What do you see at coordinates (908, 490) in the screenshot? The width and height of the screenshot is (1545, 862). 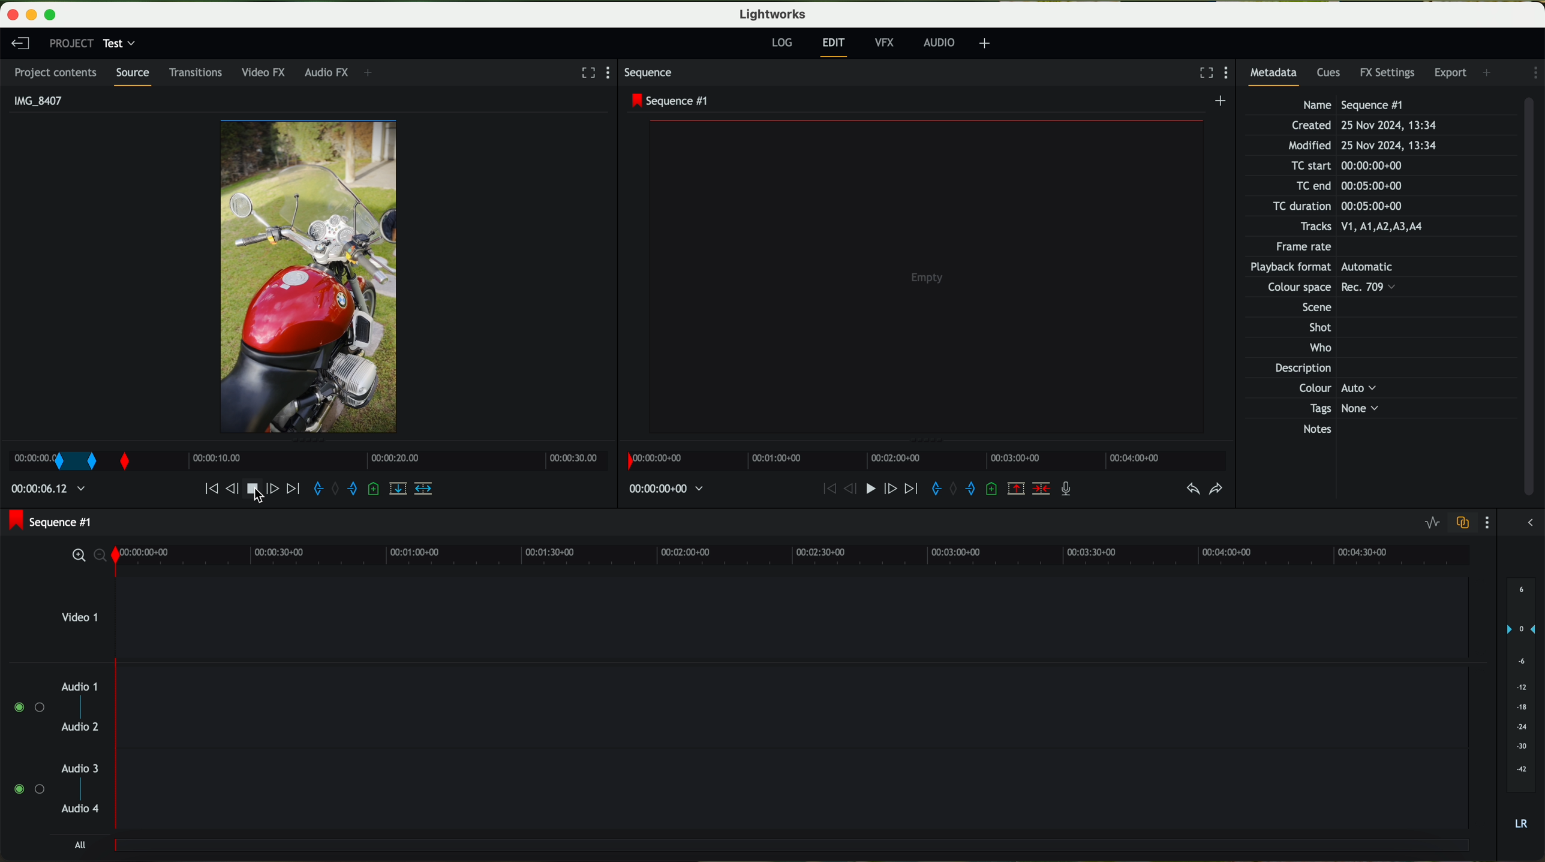 I see `move foward` at bounding box center [908, 490].